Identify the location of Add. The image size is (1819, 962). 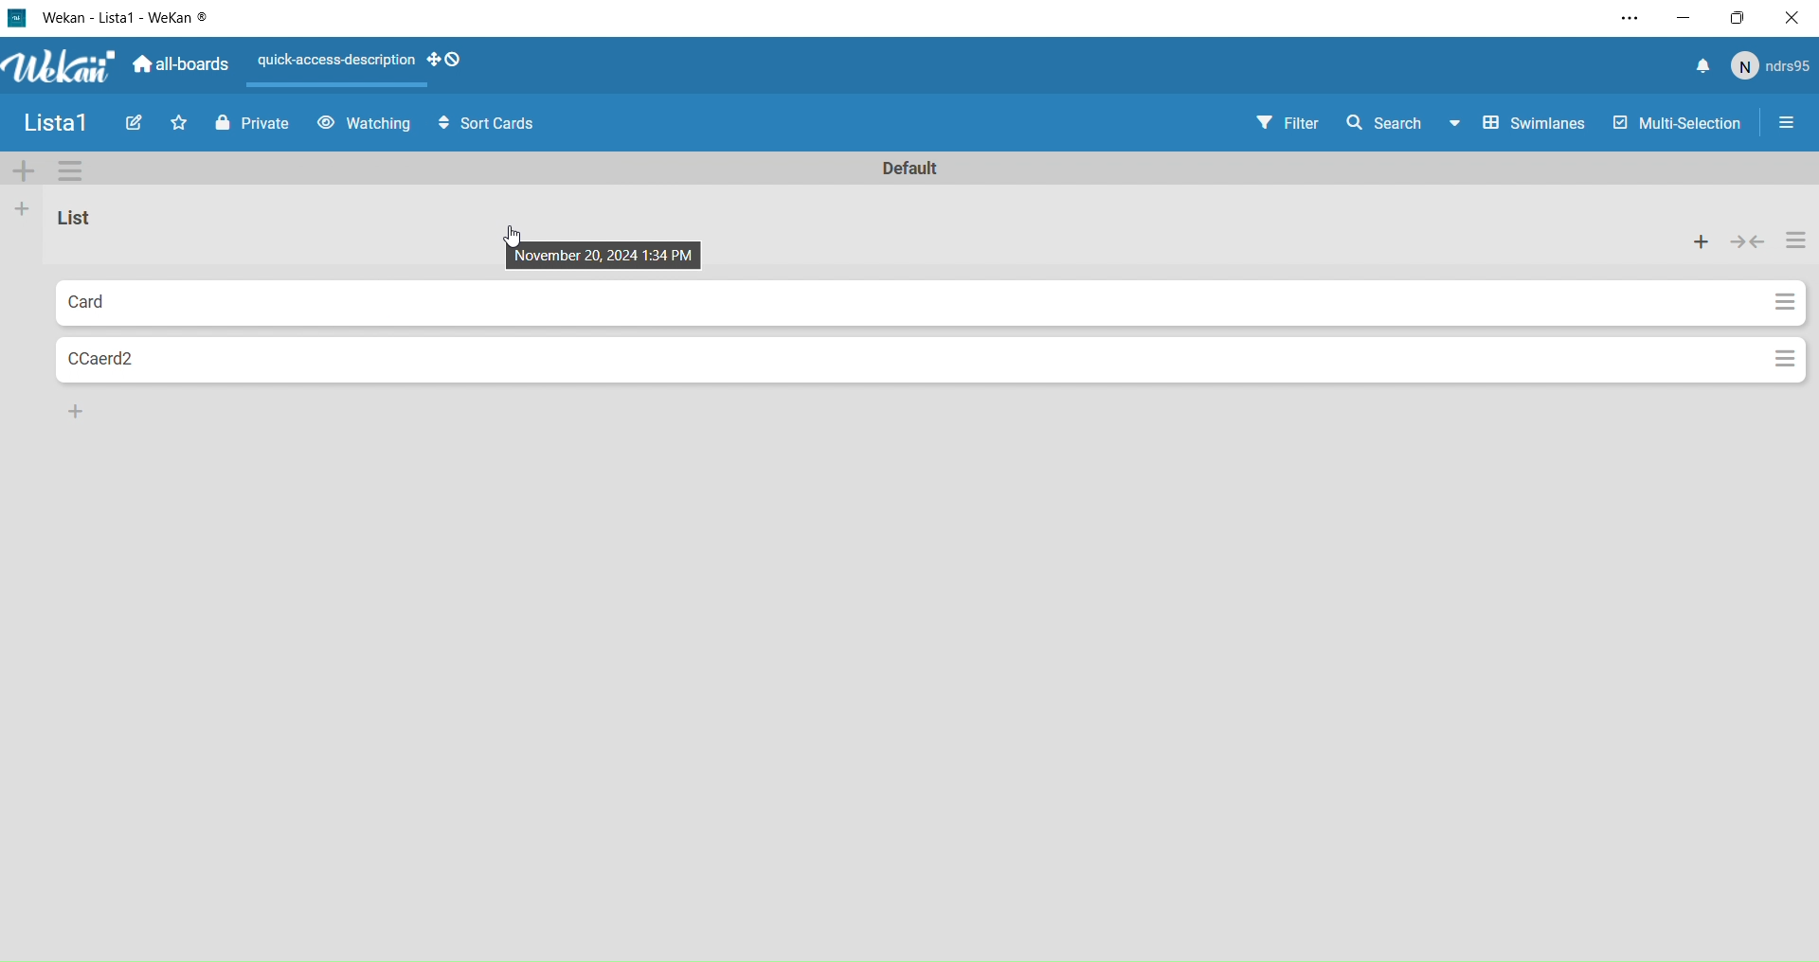
(75, 410).